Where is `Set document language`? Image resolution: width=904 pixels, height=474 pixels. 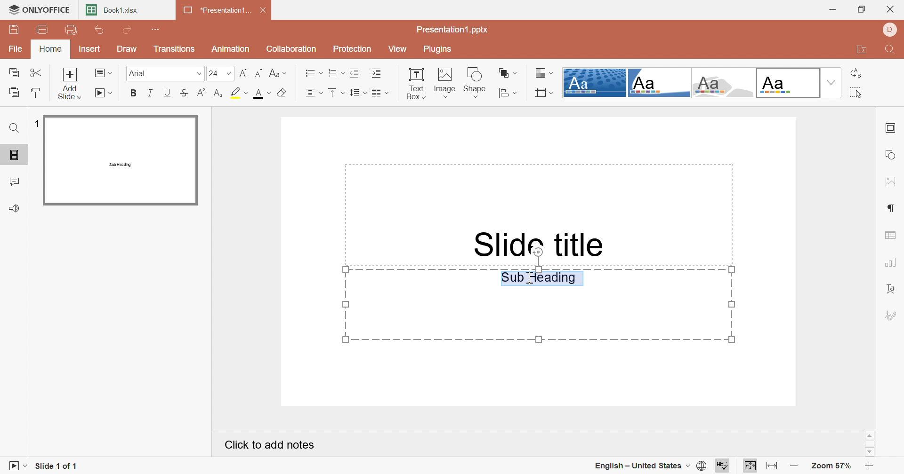 Set document language is located at coordinates (702, 465).